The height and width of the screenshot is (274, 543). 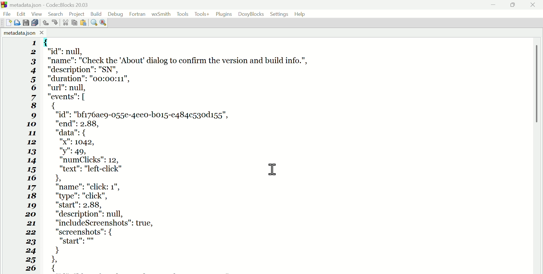 What do you see at coordinates (7, 23) in the screenshot?
I see `New` at bounding box center [7, 23].